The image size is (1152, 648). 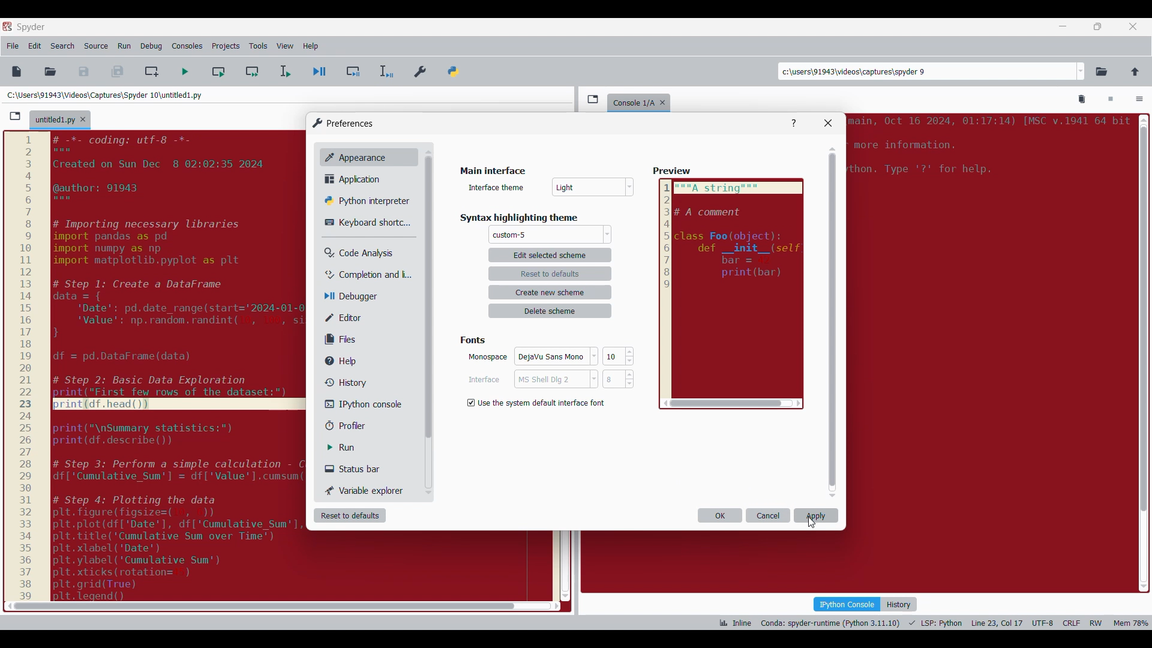 What do you see at coordinates (551, 358) in the screenshot?
I see `OK` at bounding box center [551, 358].